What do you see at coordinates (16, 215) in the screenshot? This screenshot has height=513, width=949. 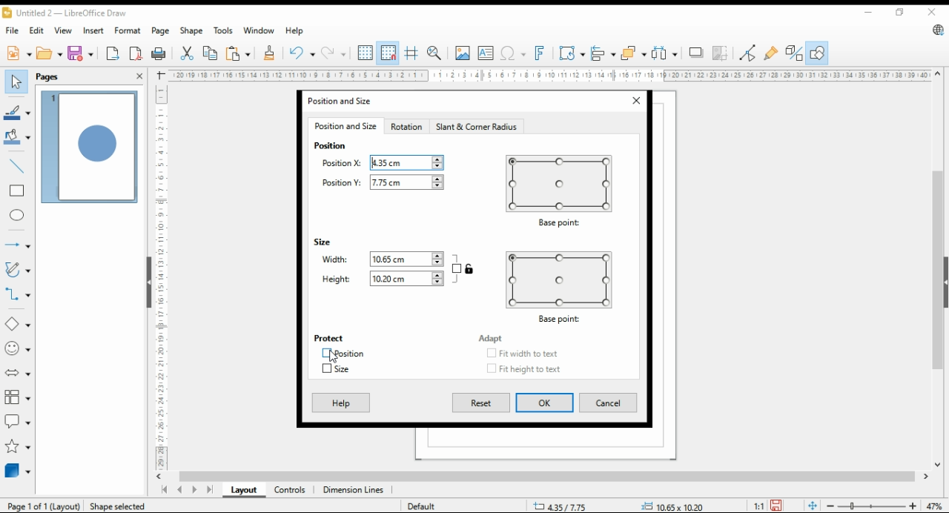 I see `ellipse` at bounding box center [16, 215].